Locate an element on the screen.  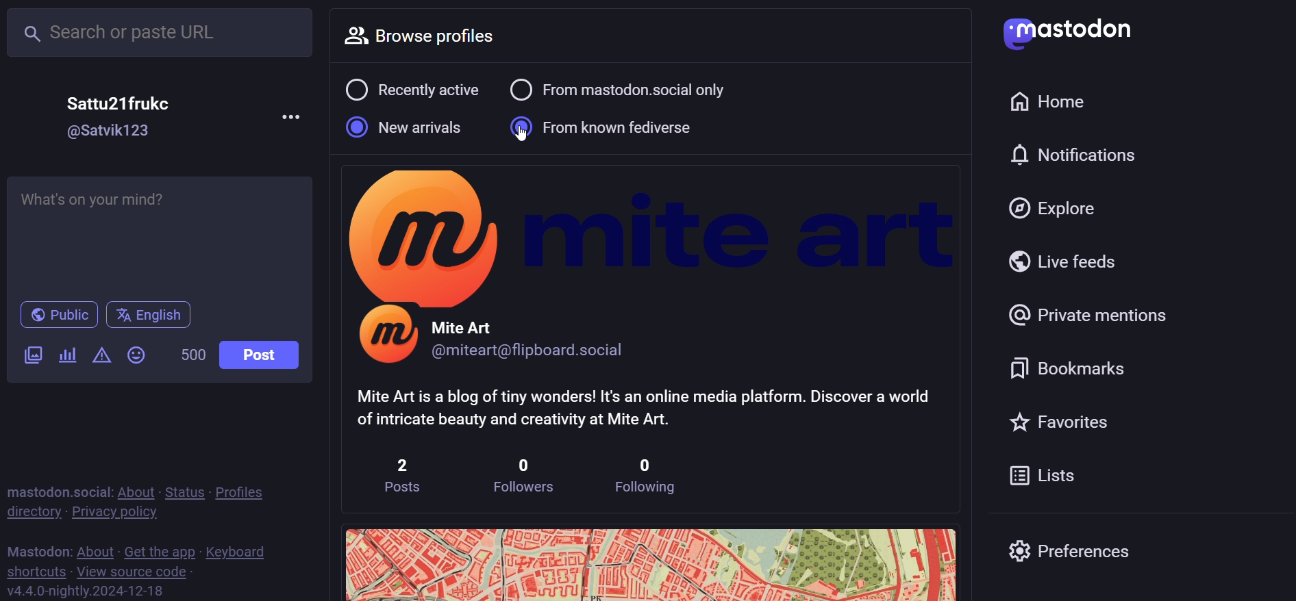
@miteart@flipboard.social is located at coordinates (538, 350).